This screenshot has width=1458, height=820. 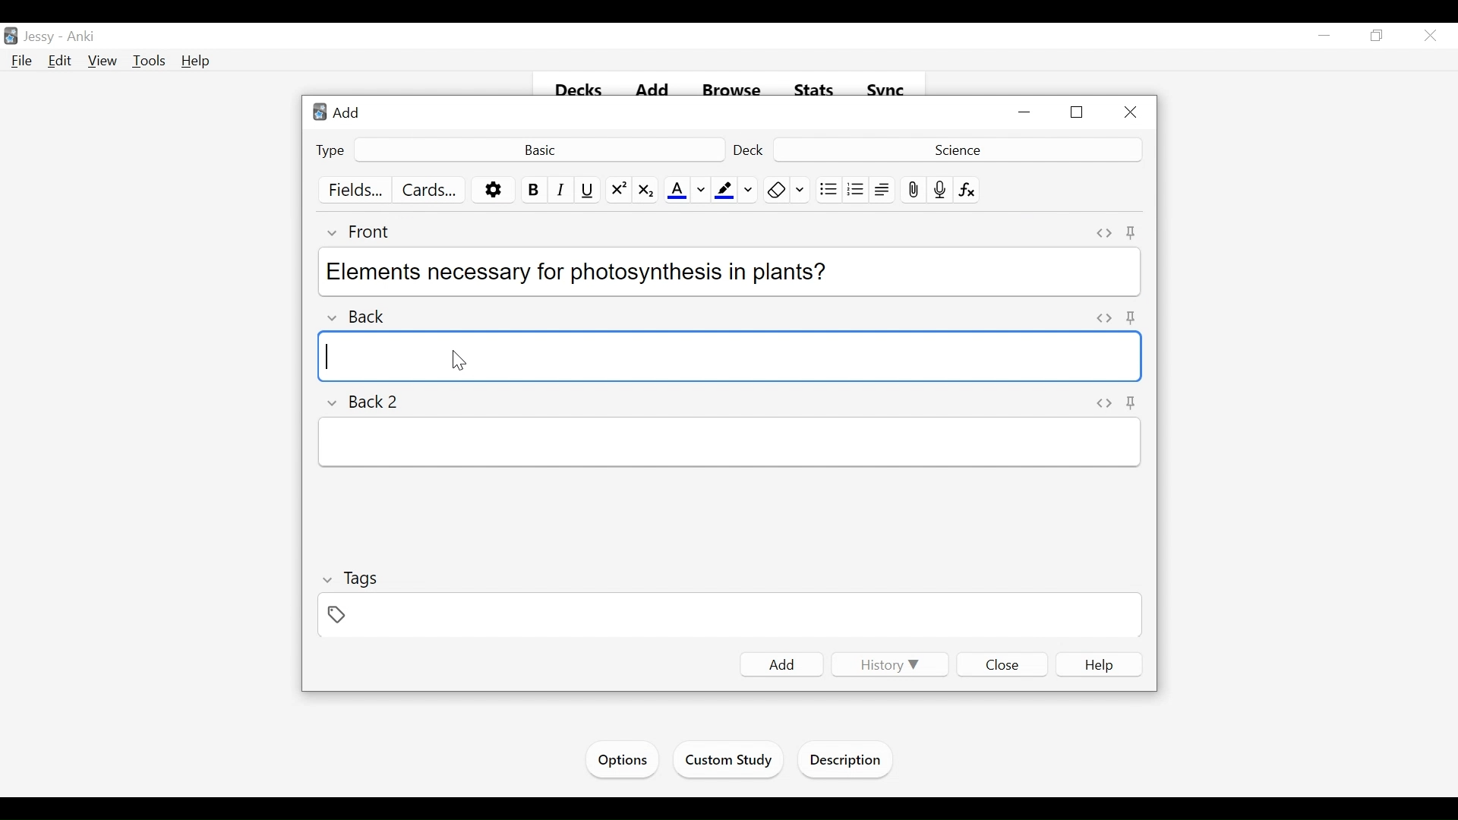 What do you see at coordinates (532, 190) in the screenshot?
I see `Bold` at bounding box center [532, 190].